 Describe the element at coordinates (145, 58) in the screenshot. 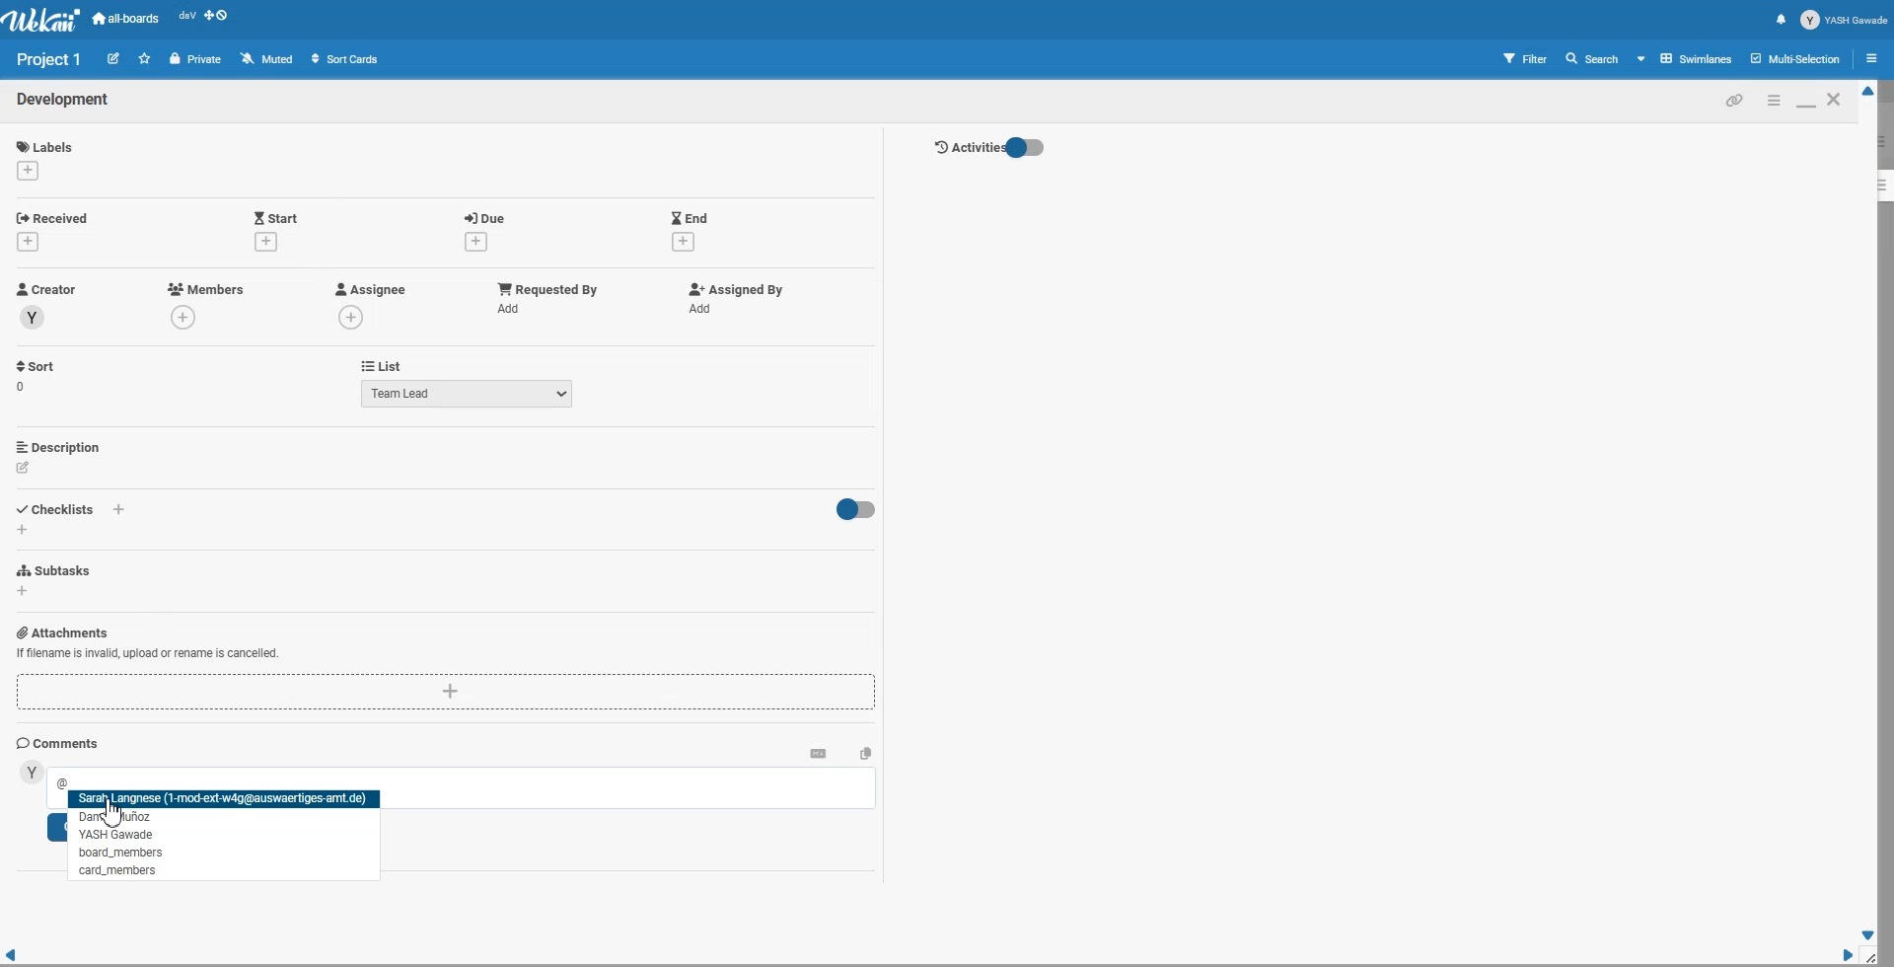

I see `Click to star this board` at that location.